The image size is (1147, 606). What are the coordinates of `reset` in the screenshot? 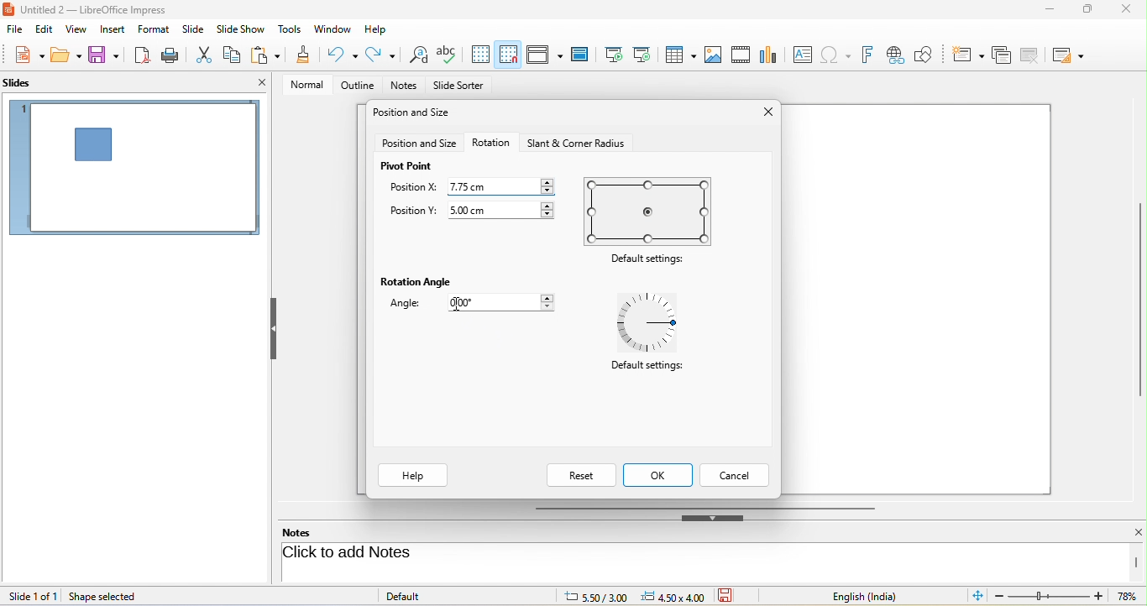 It's located at (580, 475).